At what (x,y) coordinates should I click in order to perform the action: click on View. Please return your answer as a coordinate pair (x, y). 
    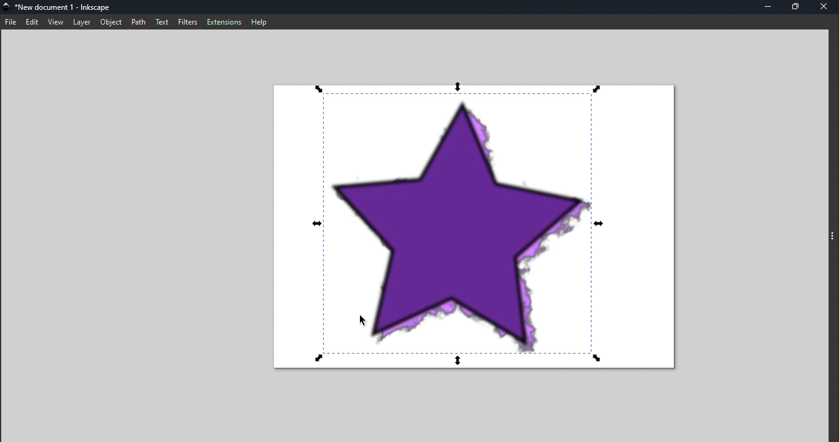
    Looking at the image, I should click on (55, 21).